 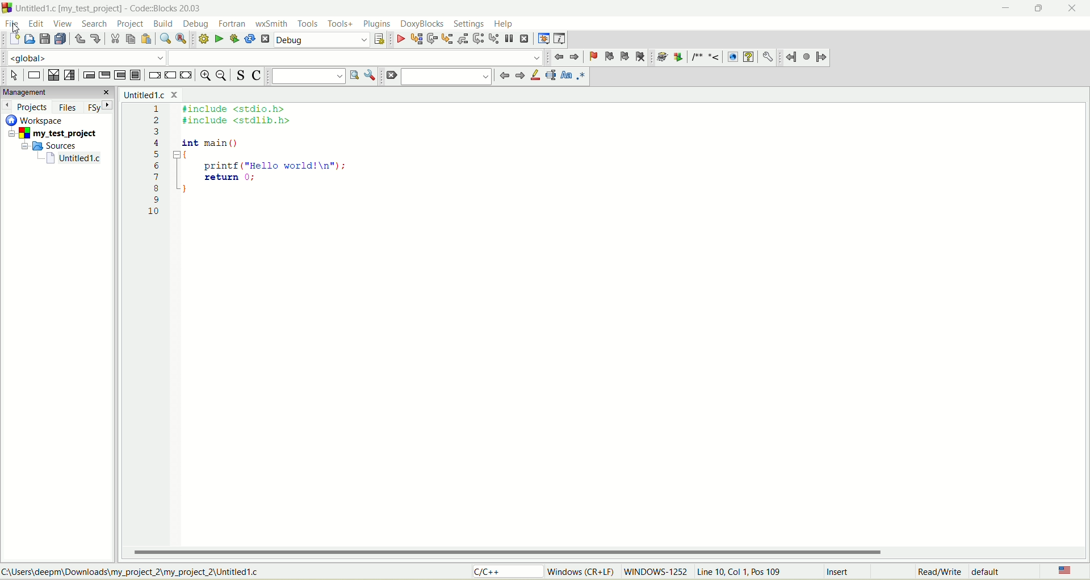 I want to click on code, so click(x=246, y=168).